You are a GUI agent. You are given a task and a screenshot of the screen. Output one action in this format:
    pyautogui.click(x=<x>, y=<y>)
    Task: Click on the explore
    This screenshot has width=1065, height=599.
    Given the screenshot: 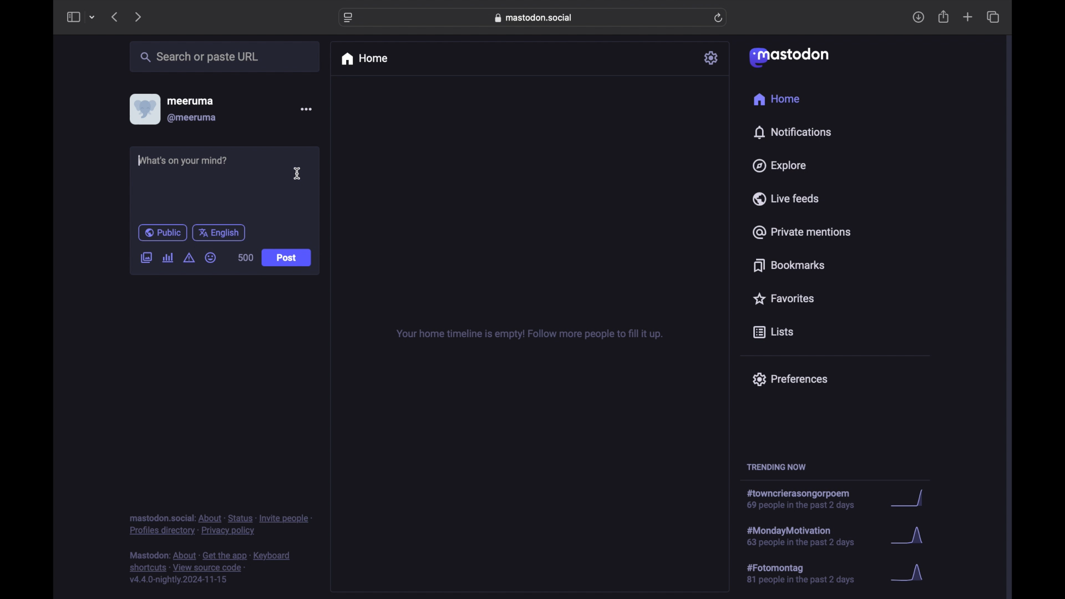 What is the action you would take?
    pyautogui.click(x=778, y=166)
    